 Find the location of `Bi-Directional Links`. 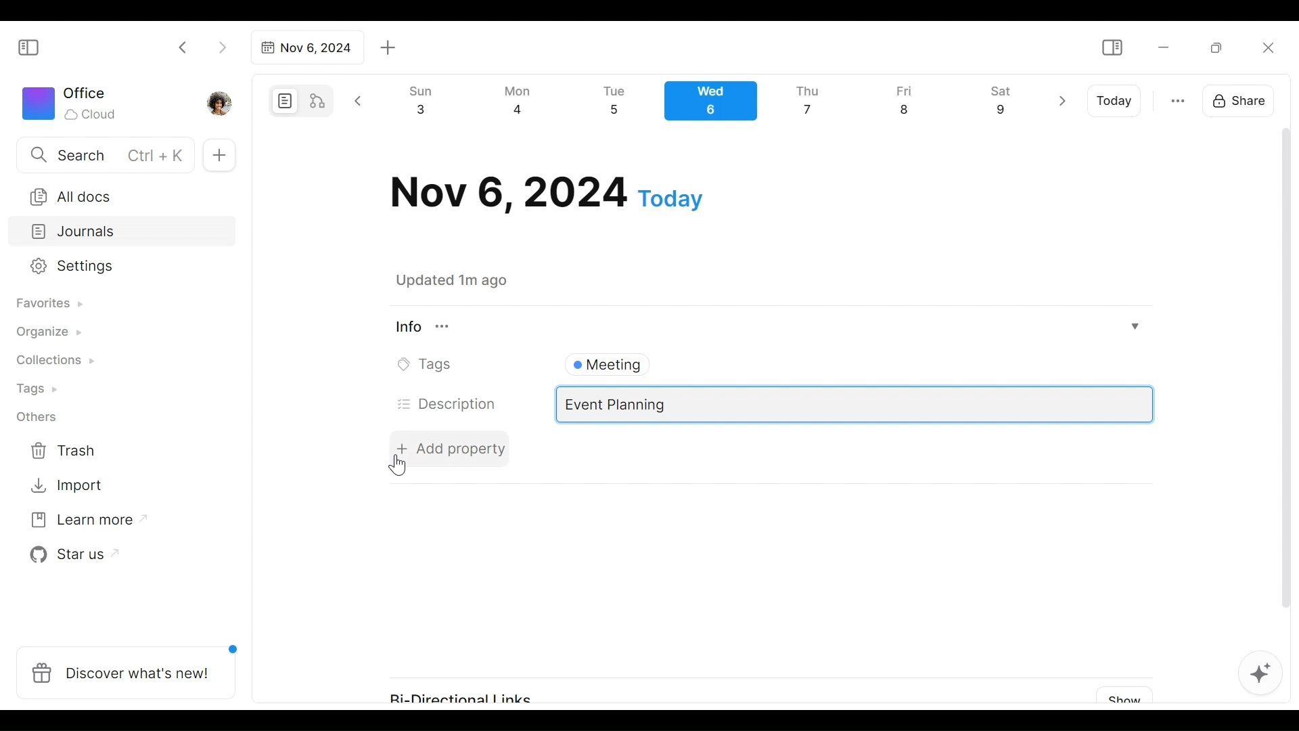

Bi-Directional Links is located at coordinates (472, 692).